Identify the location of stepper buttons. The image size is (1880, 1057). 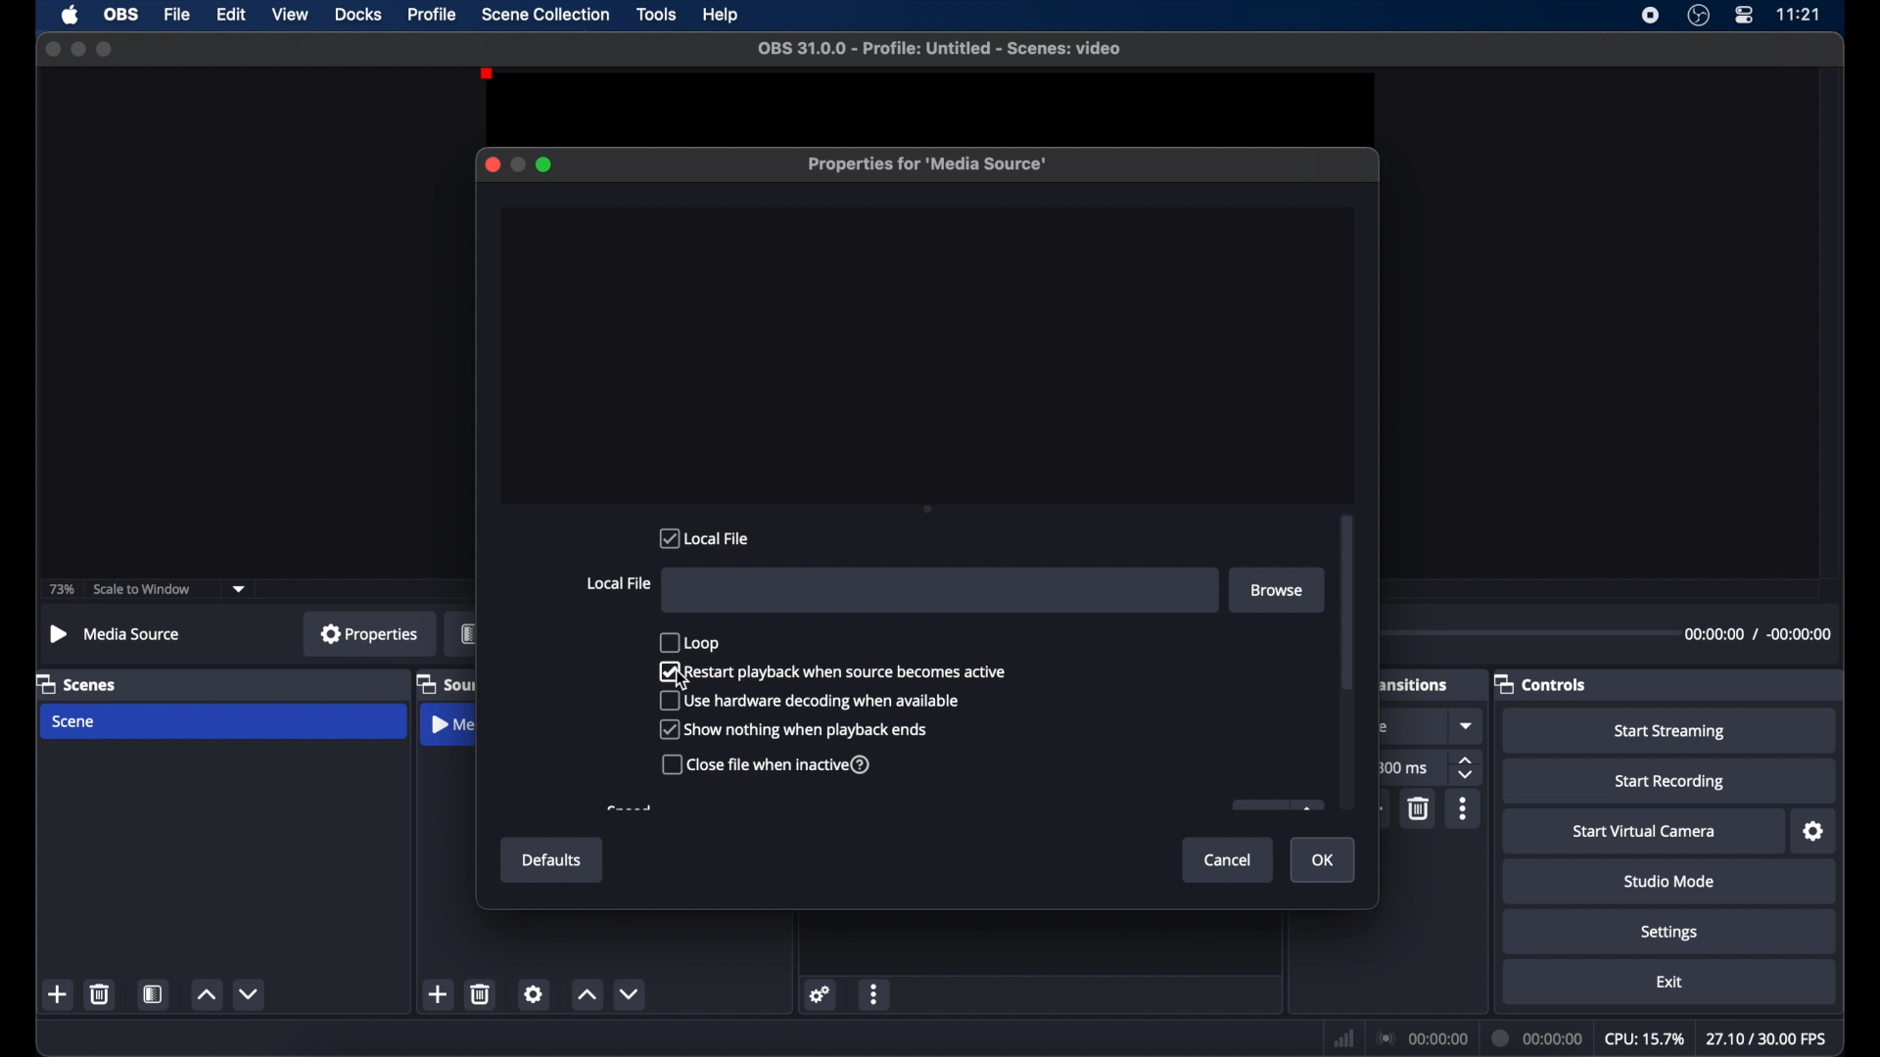
(1465, 768).